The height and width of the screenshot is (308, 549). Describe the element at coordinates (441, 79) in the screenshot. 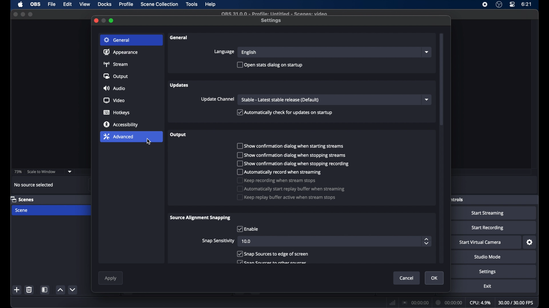

I see `scroll box` at that location.